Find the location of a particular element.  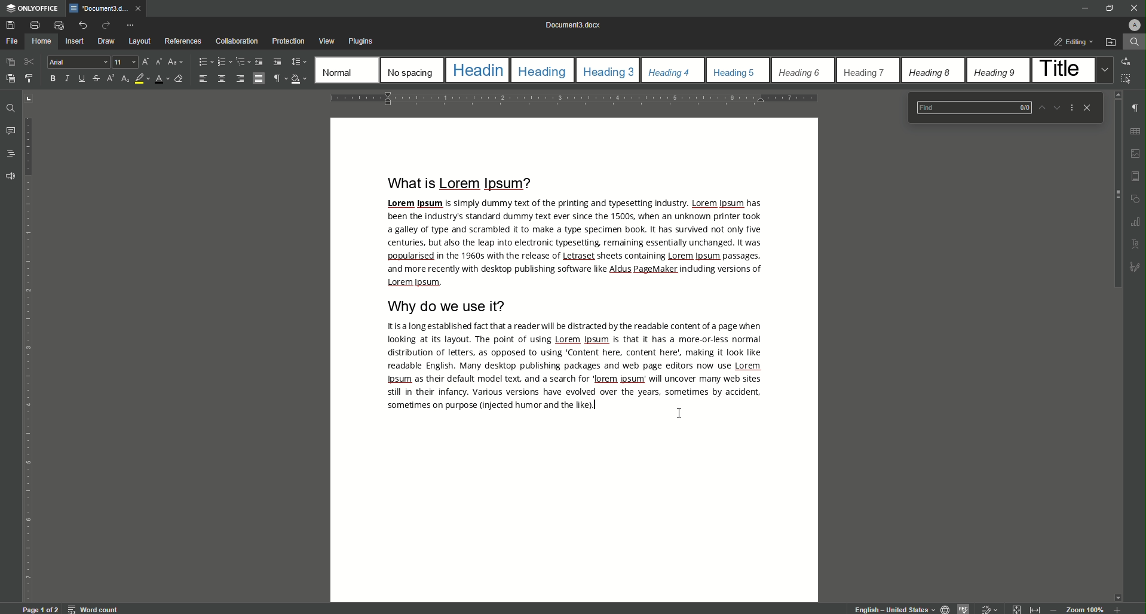

Decrease Indent is located at coordinates (260, 62).